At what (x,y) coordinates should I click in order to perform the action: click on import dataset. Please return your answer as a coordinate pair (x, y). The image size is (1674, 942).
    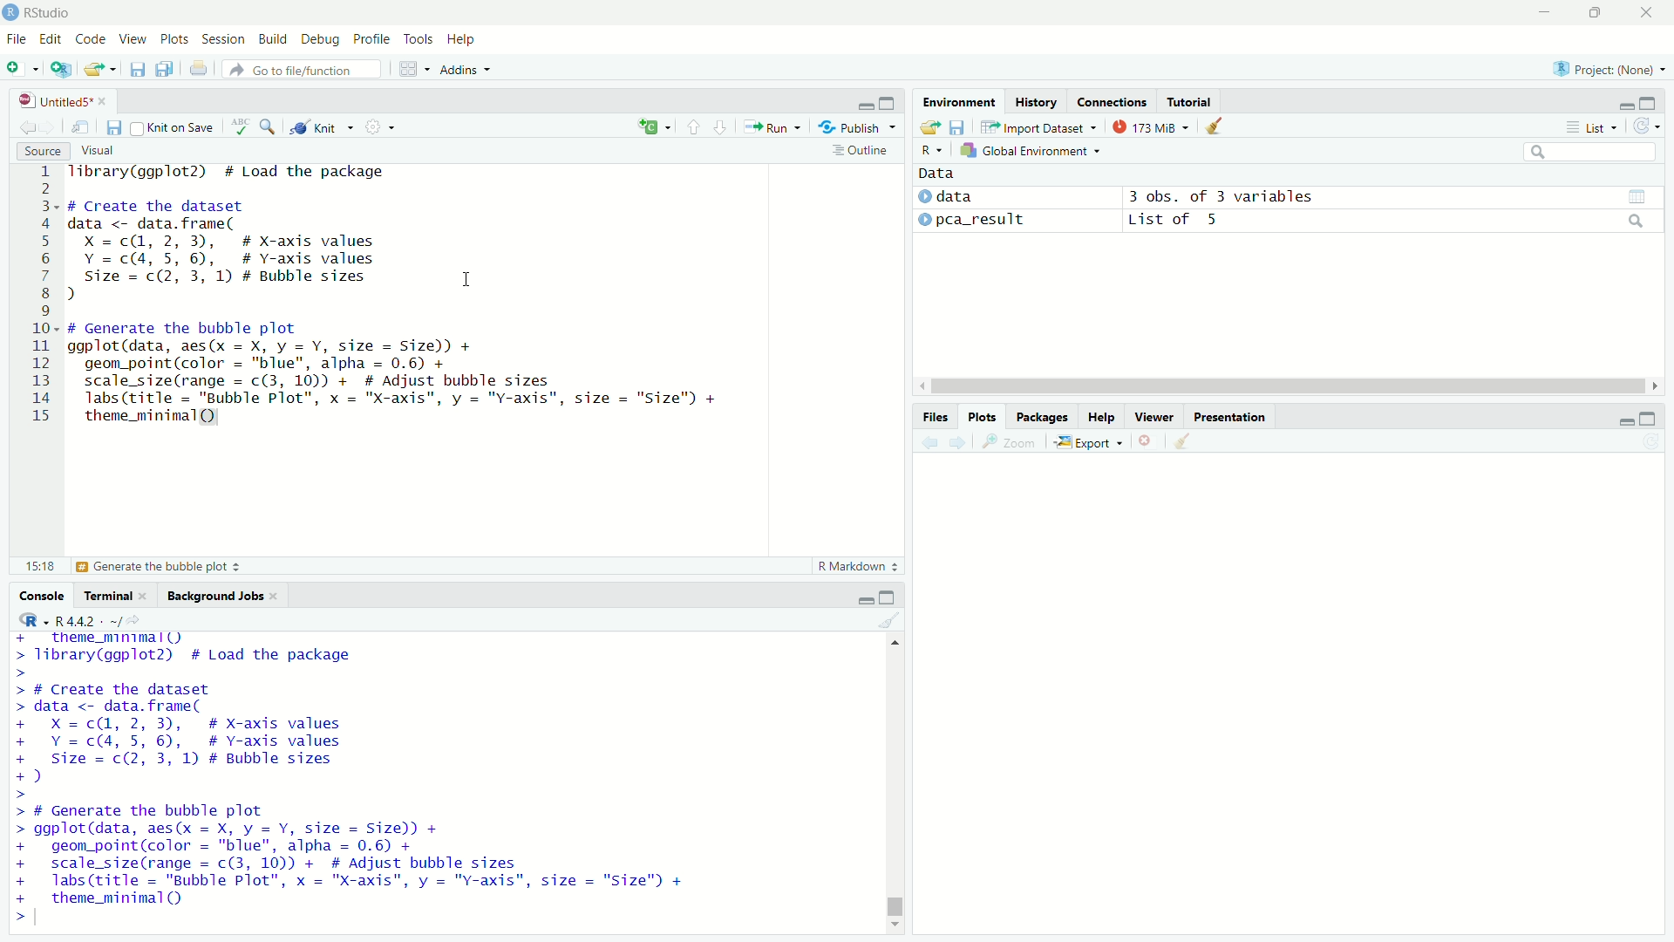
    Looking at the image, I should click on (1038, 127).